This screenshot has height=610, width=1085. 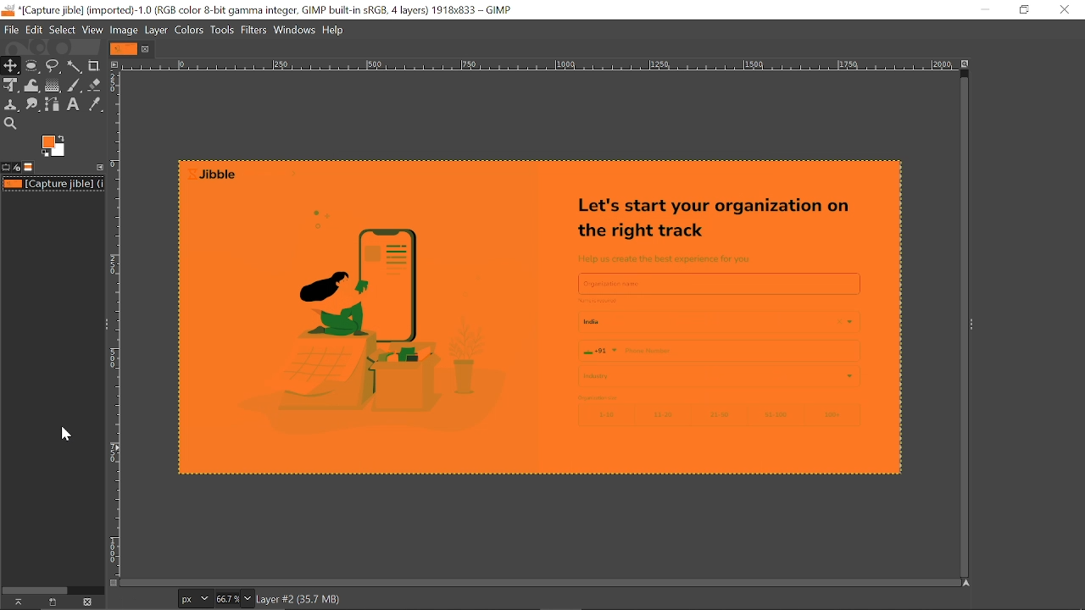 I want to click on Foreground color, so click(x=54, y=147).